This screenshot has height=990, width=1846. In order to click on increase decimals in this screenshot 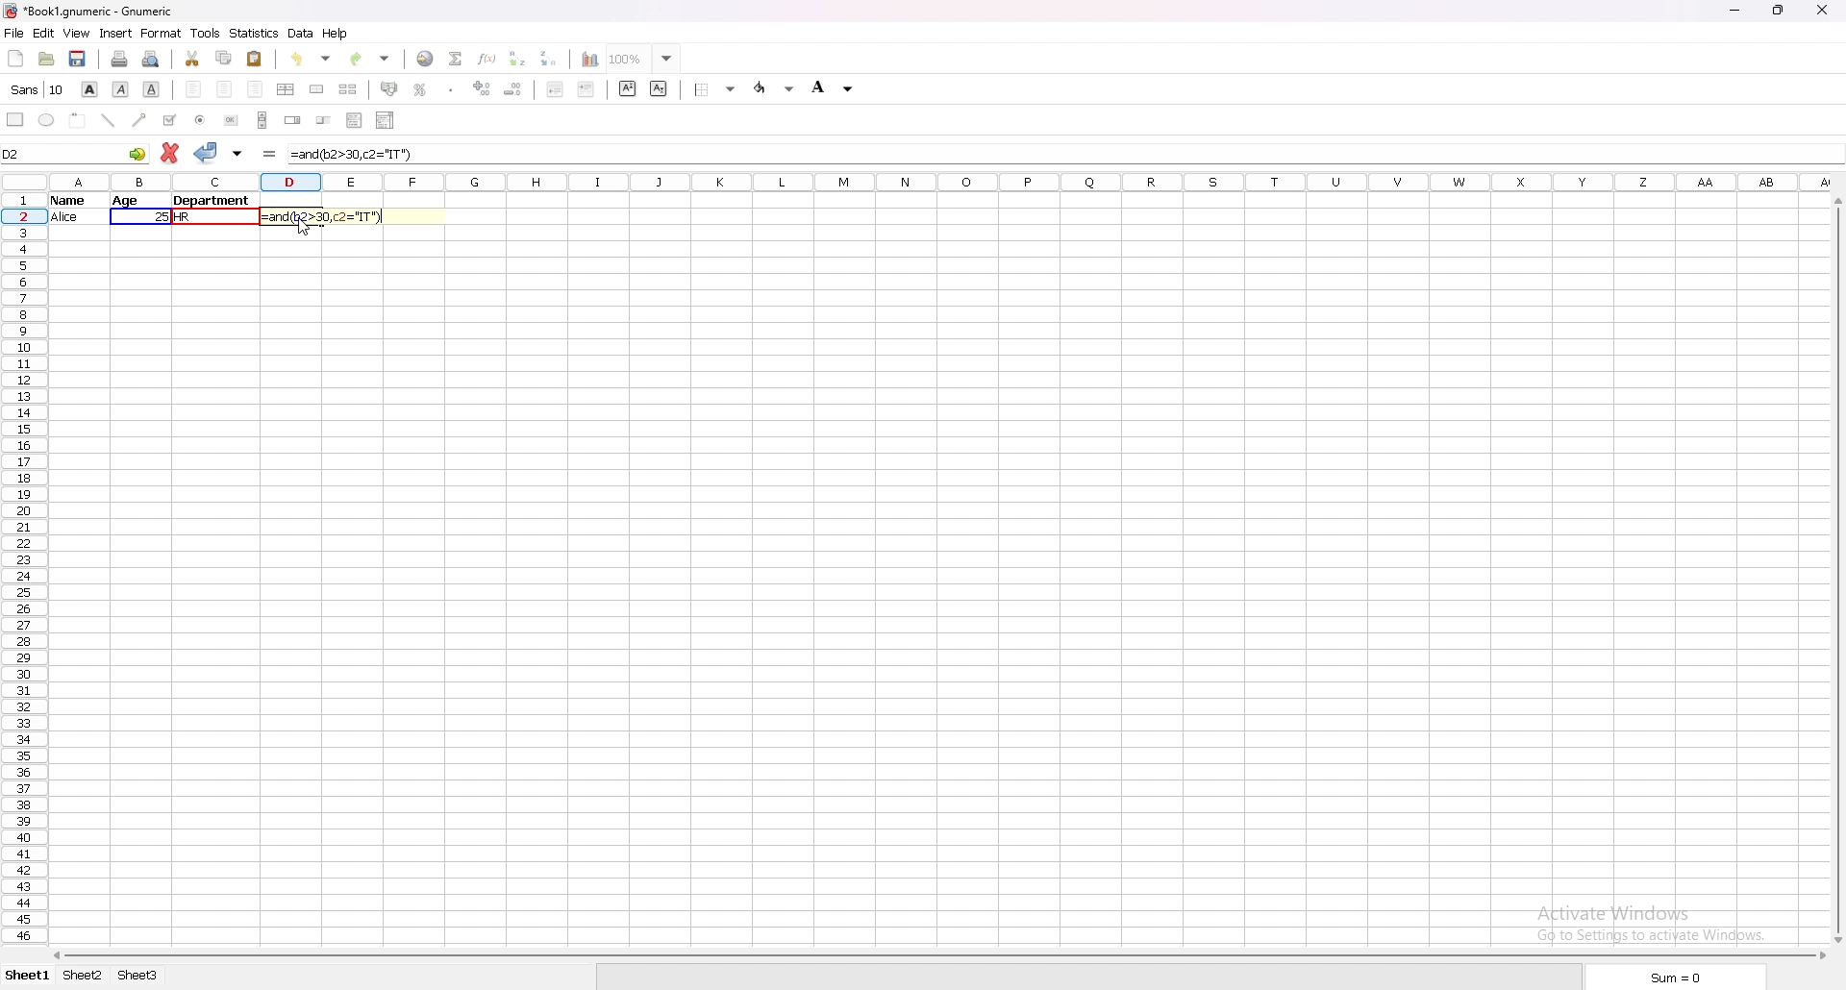, I will do `click(484, 87)`.